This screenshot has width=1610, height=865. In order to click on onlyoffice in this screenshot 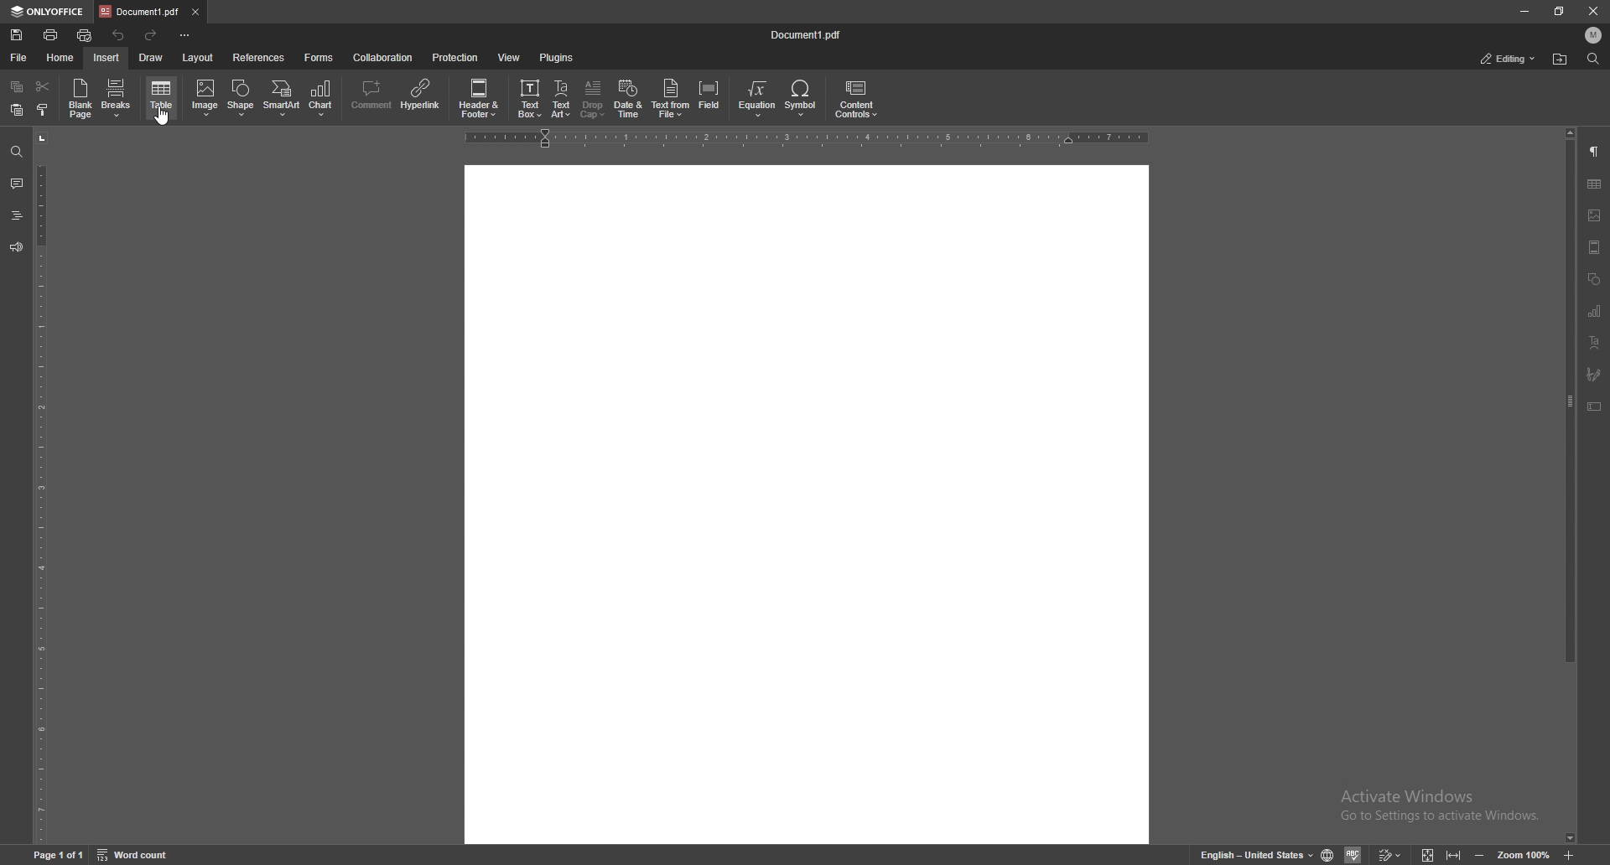, I will do `click(50, 13)`.